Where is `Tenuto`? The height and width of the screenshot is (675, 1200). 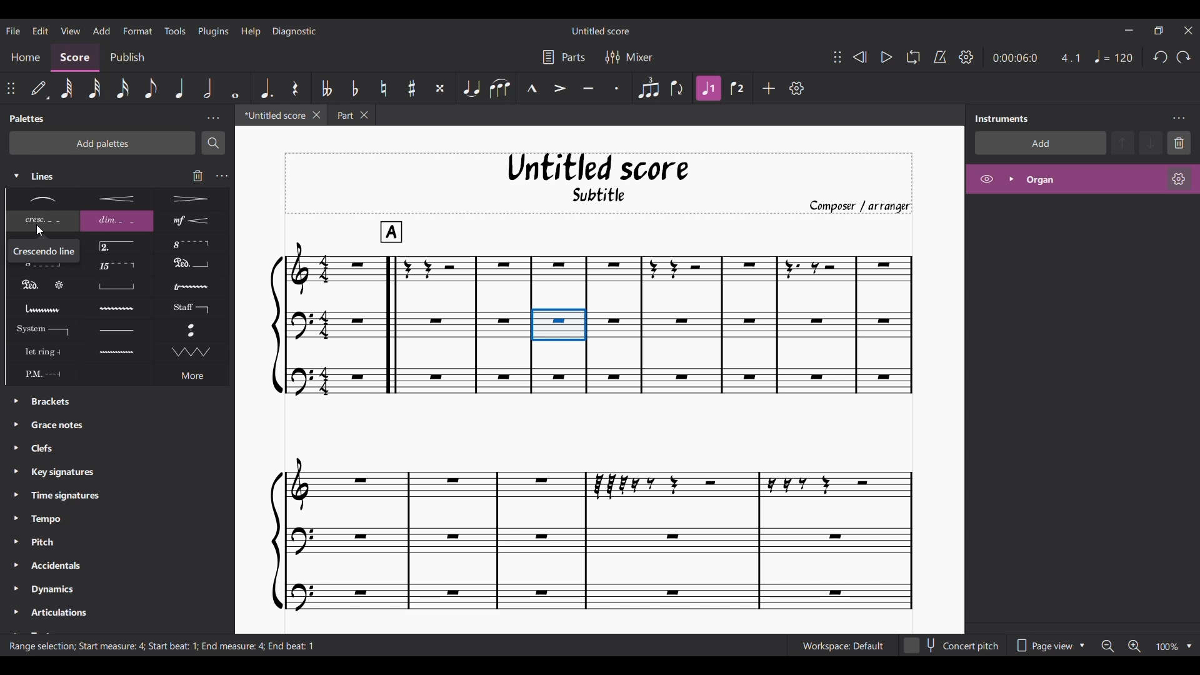 Tenuto is located at coordinates (588, 89).